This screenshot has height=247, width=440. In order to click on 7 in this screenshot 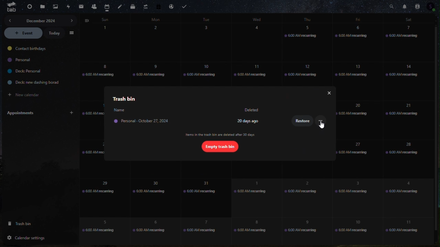, I will do `click(201, 231)`.